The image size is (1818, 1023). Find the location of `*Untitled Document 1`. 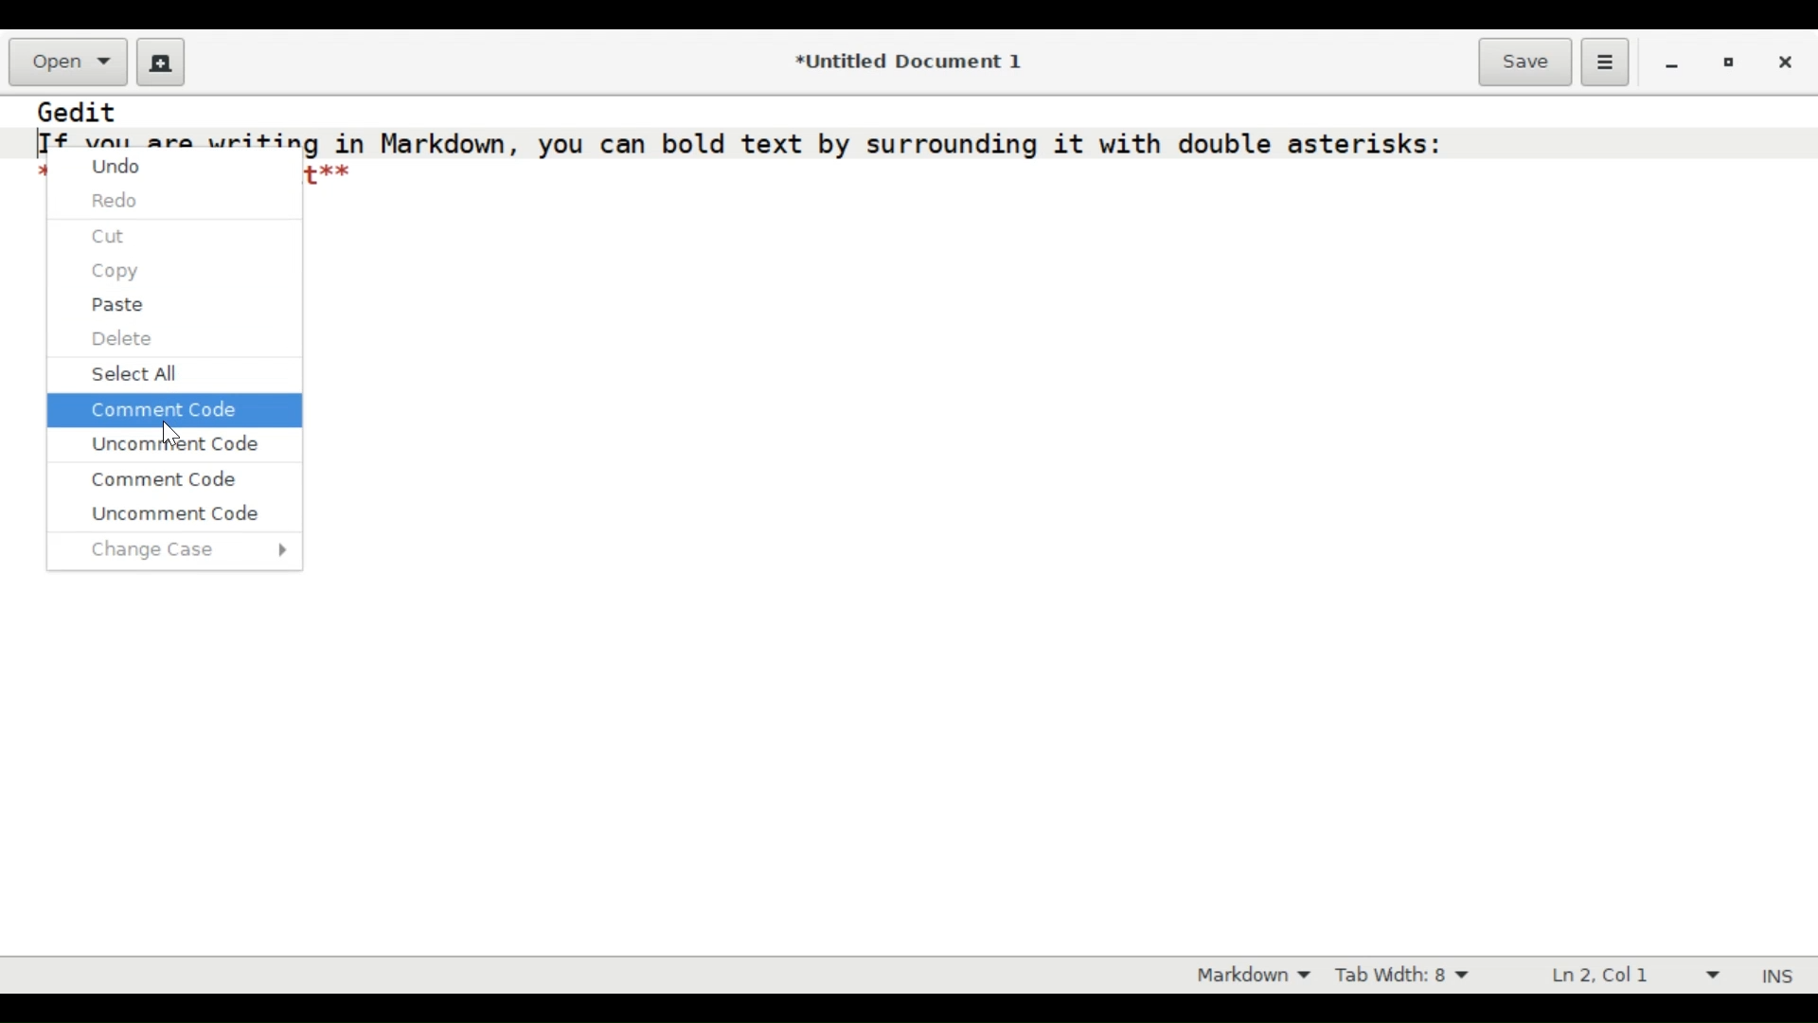

*Untitled Document 1 is located at coordinates (907, 63).